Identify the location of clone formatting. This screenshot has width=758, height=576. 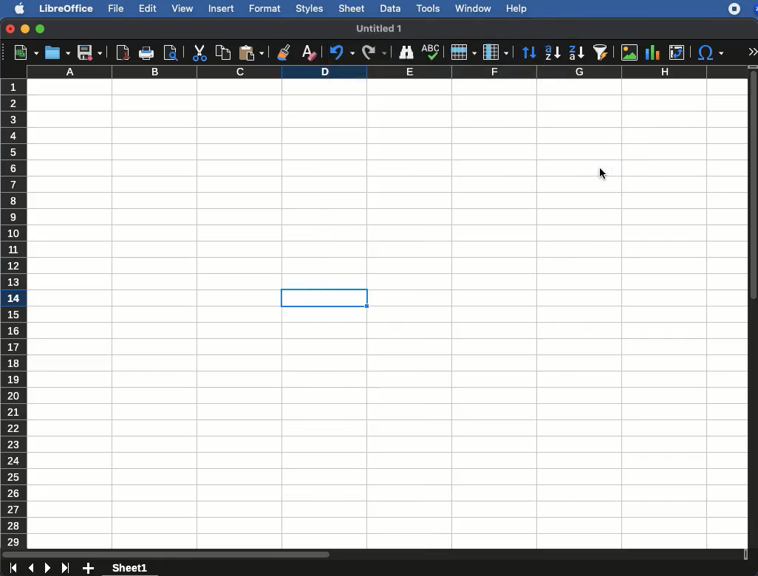
(284, 52).